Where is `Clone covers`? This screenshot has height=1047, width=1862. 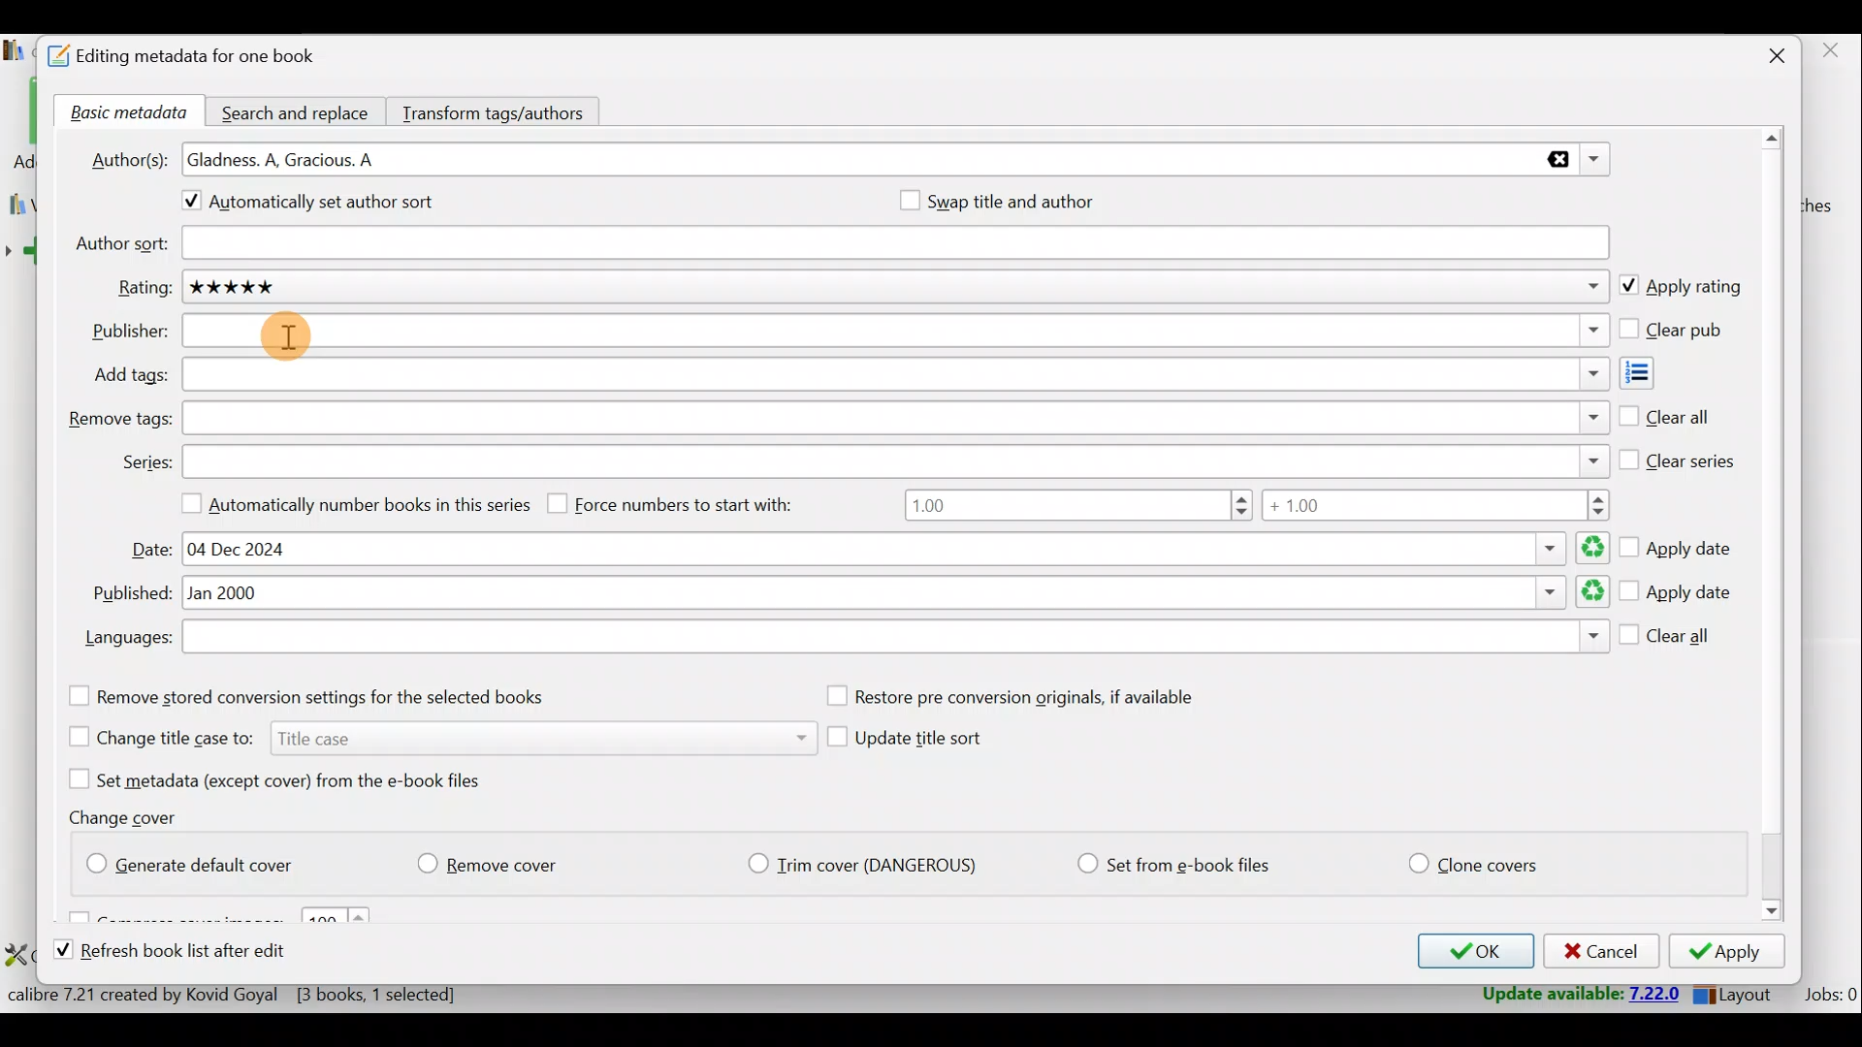
Clone covers is located at coordinates (1469, 860).